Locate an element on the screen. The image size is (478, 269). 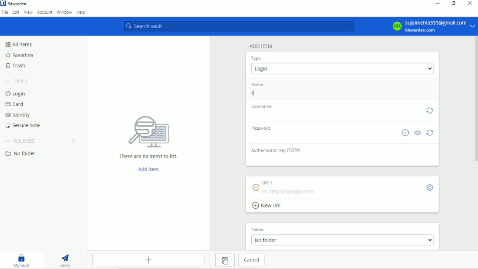
Help is located at coordinates (82, 12).